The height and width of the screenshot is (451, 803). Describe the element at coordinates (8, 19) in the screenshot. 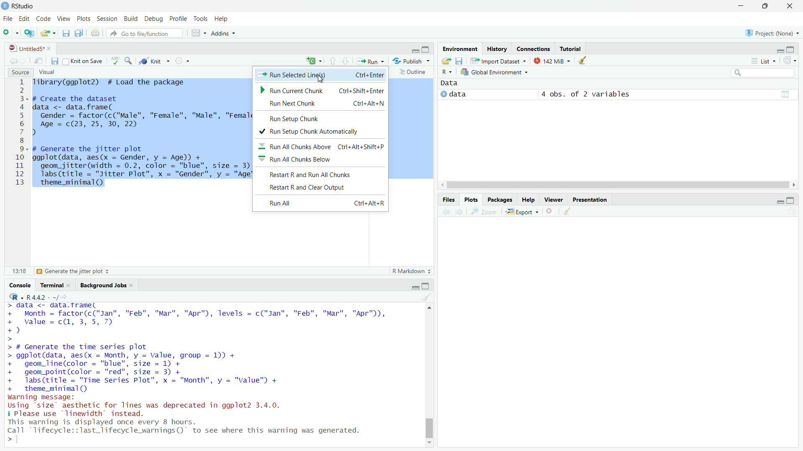

I see `file` at that location.